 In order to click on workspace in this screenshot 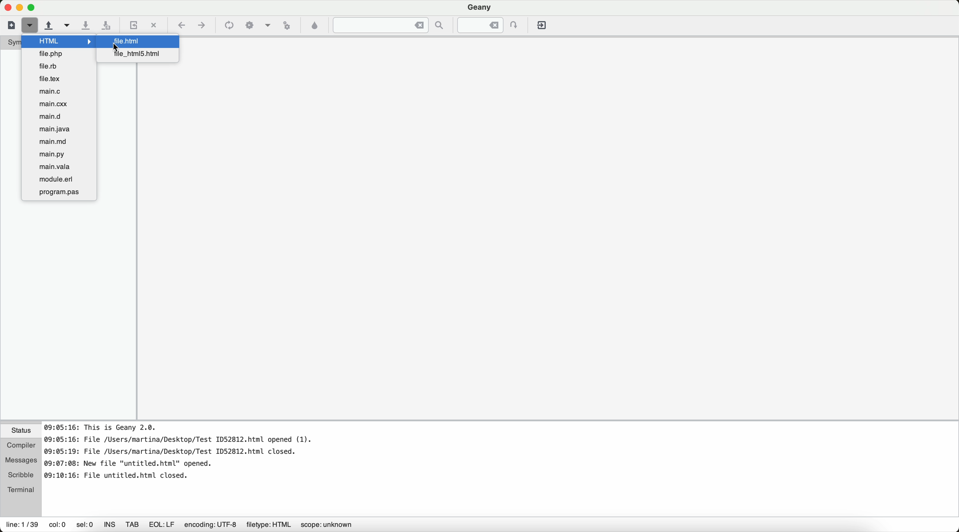, I will do `click(549, 250)`.